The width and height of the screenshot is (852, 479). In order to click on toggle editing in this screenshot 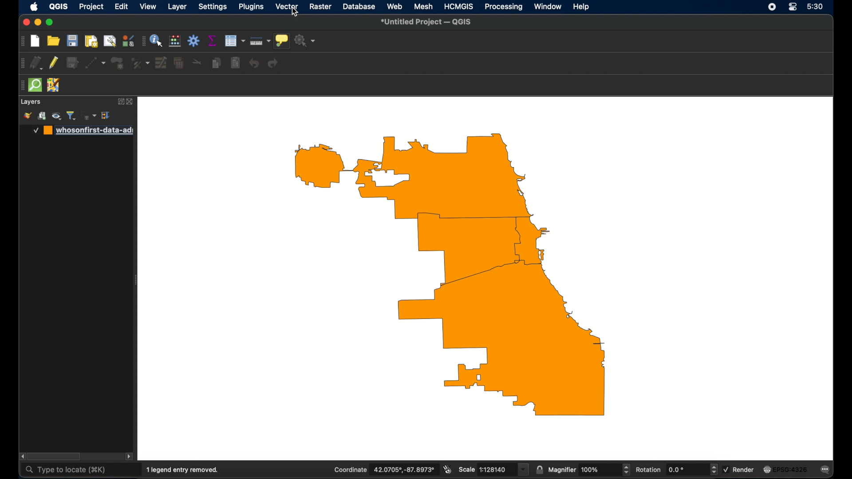, I will do `click(54, 63)`.